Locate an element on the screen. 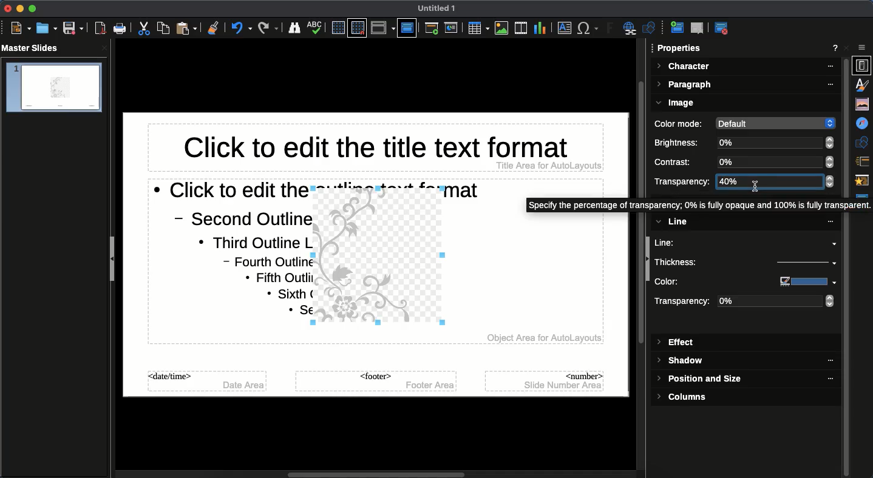 This screenshot has width=873, height=478. Position and size is located at coordinates (701, 380).